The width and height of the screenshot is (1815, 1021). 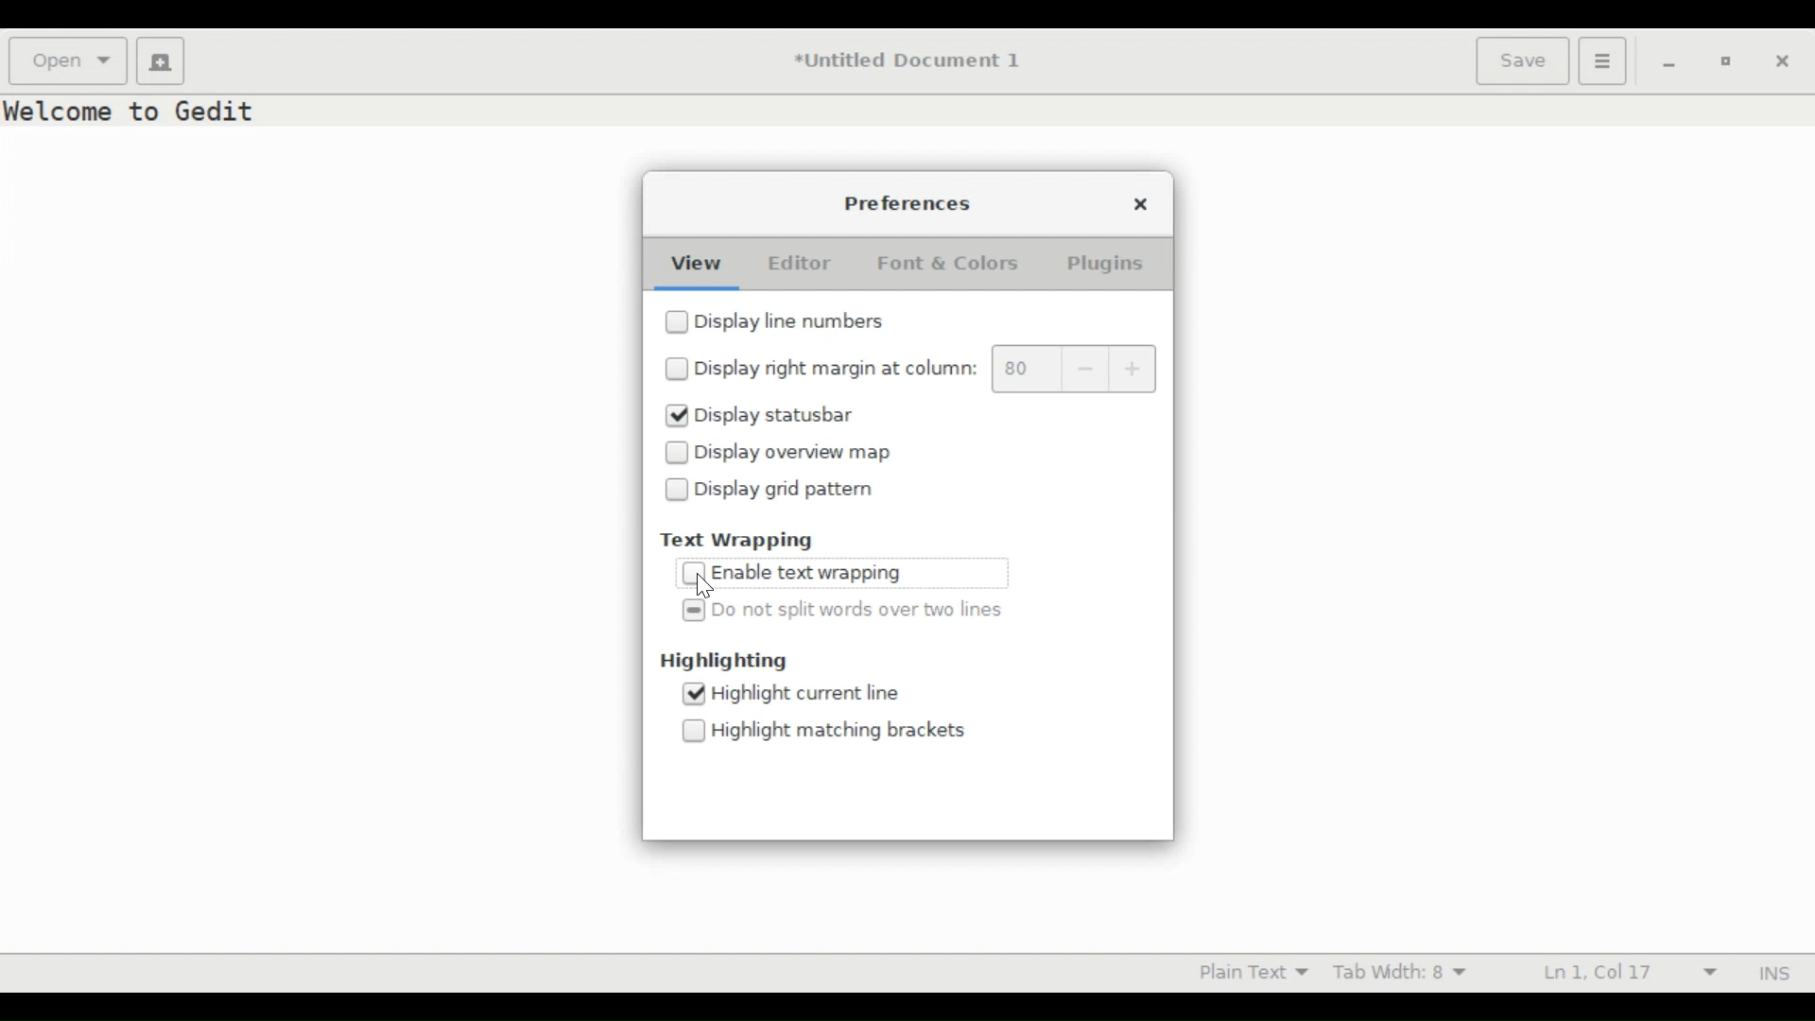 I want to click on *Untitled Document 1, so click(x=907, y=62).